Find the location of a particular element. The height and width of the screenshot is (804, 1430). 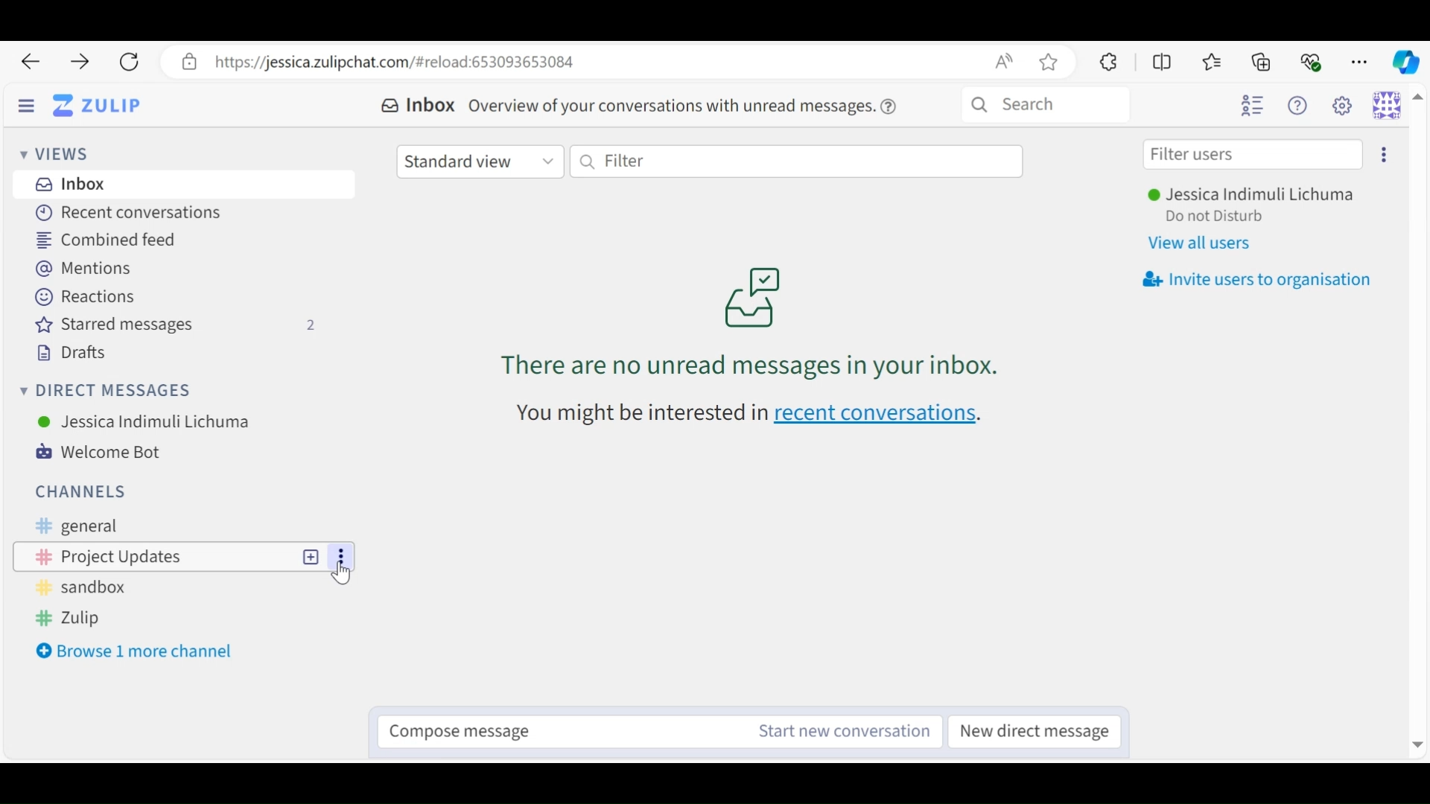

Channel is located at coordinates (182, 619).